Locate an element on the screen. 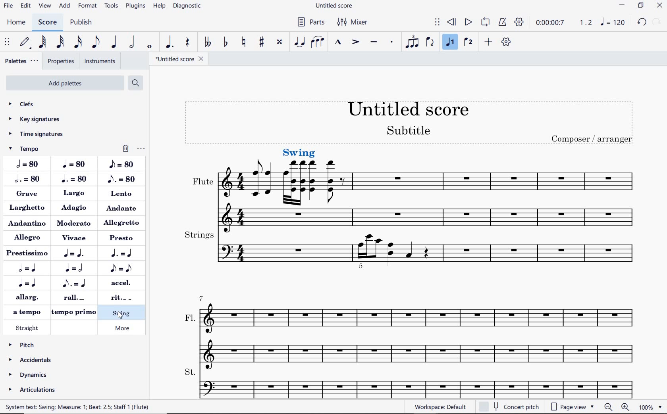 The image size is (667, 414). TEMPO PRIMO is located at coordinates (73, 313).